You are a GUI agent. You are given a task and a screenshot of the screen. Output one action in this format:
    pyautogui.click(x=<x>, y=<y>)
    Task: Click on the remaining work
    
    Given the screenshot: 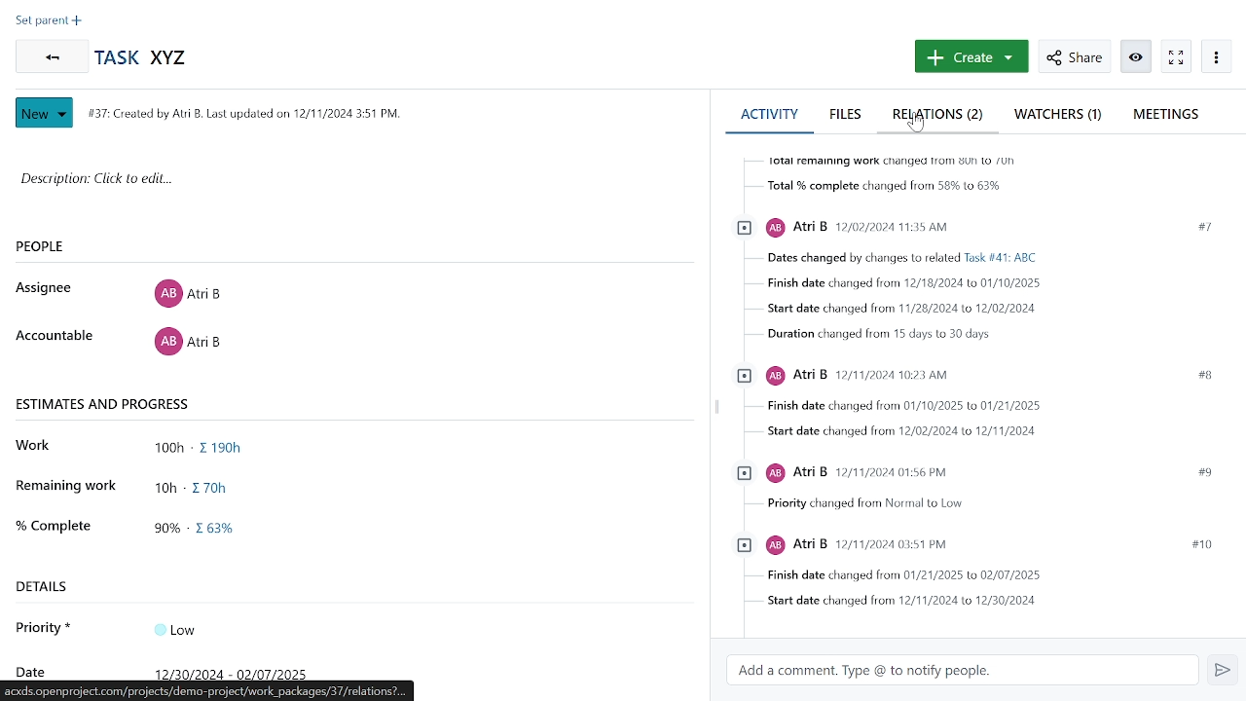 What is the action you would take?
    pyautogui.click(x=201, y=486)
    